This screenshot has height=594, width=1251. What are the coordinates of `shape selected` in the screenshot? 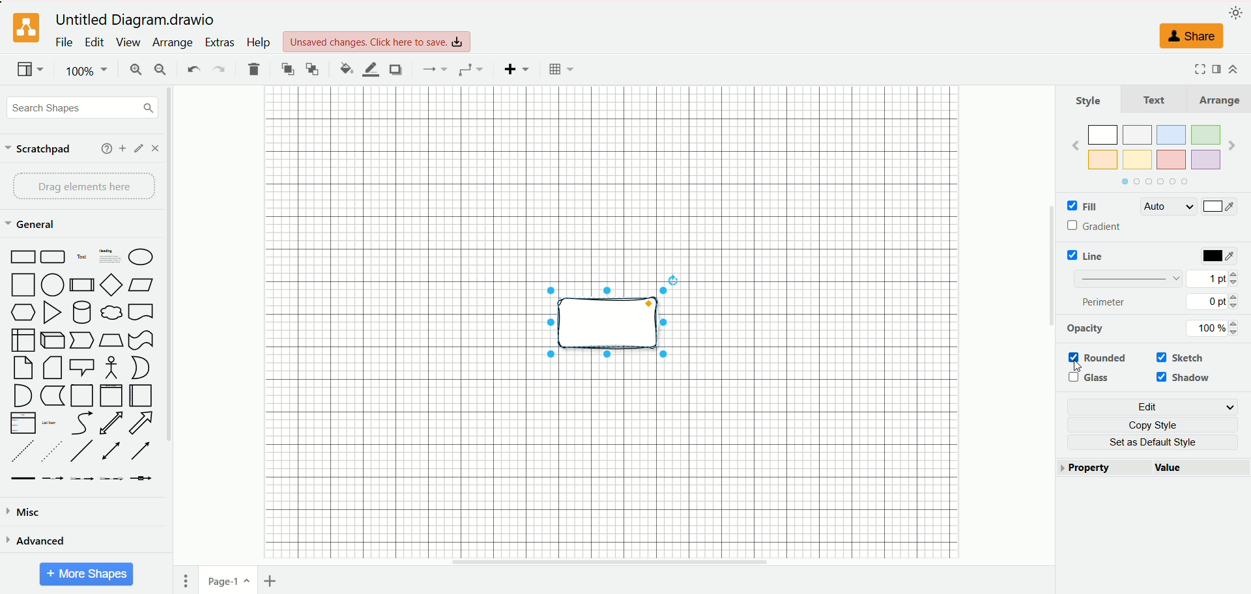 It's located at (612, 326).